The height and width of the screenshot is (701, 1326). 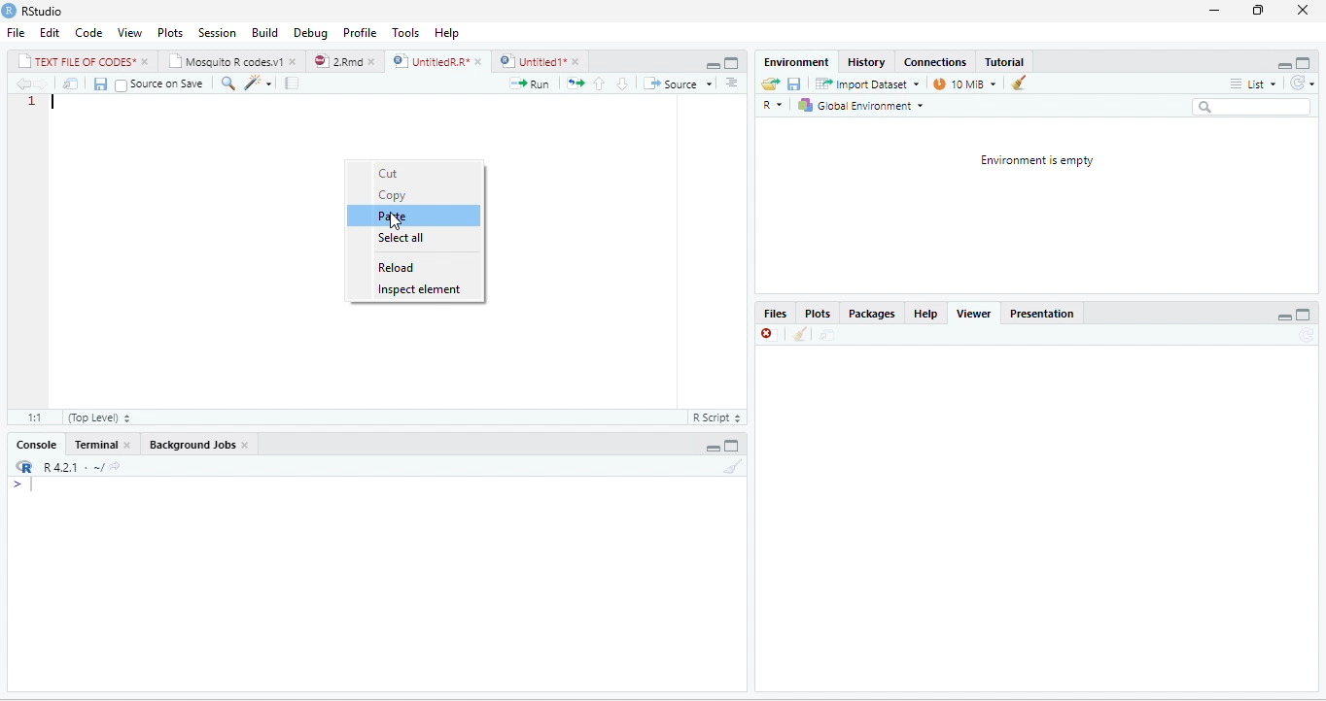 What do you see at coordinates (87, 31) in the screenshot?
I see `Code` at bounding box center [87, 31].